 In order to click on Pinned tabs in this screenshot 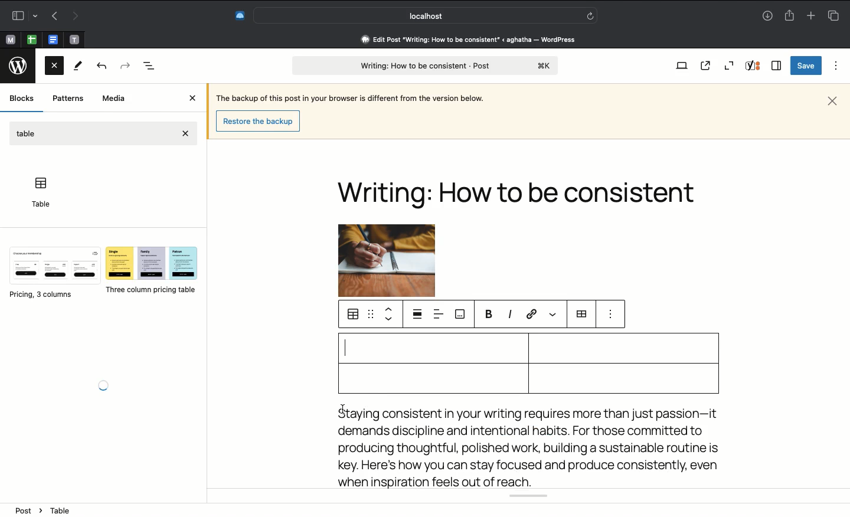, I will do `click(31, 39)`.